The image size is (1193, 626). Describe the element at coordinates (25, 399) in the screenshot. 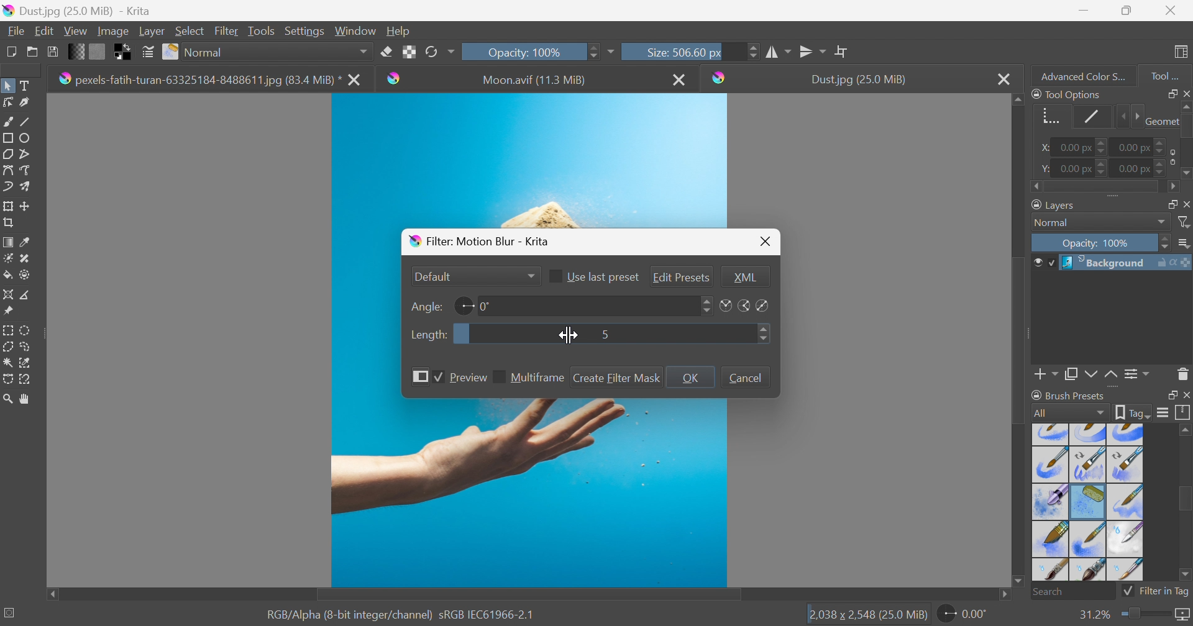

I see `Pan tool` at that location.